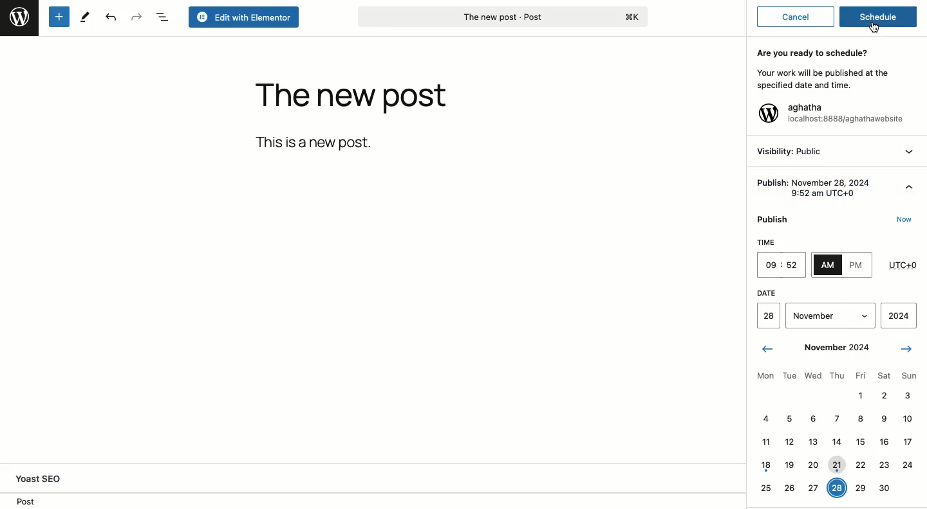  Describe the element at coordinates (879, 18) in the screenshot. I see `Schedule` at that location.